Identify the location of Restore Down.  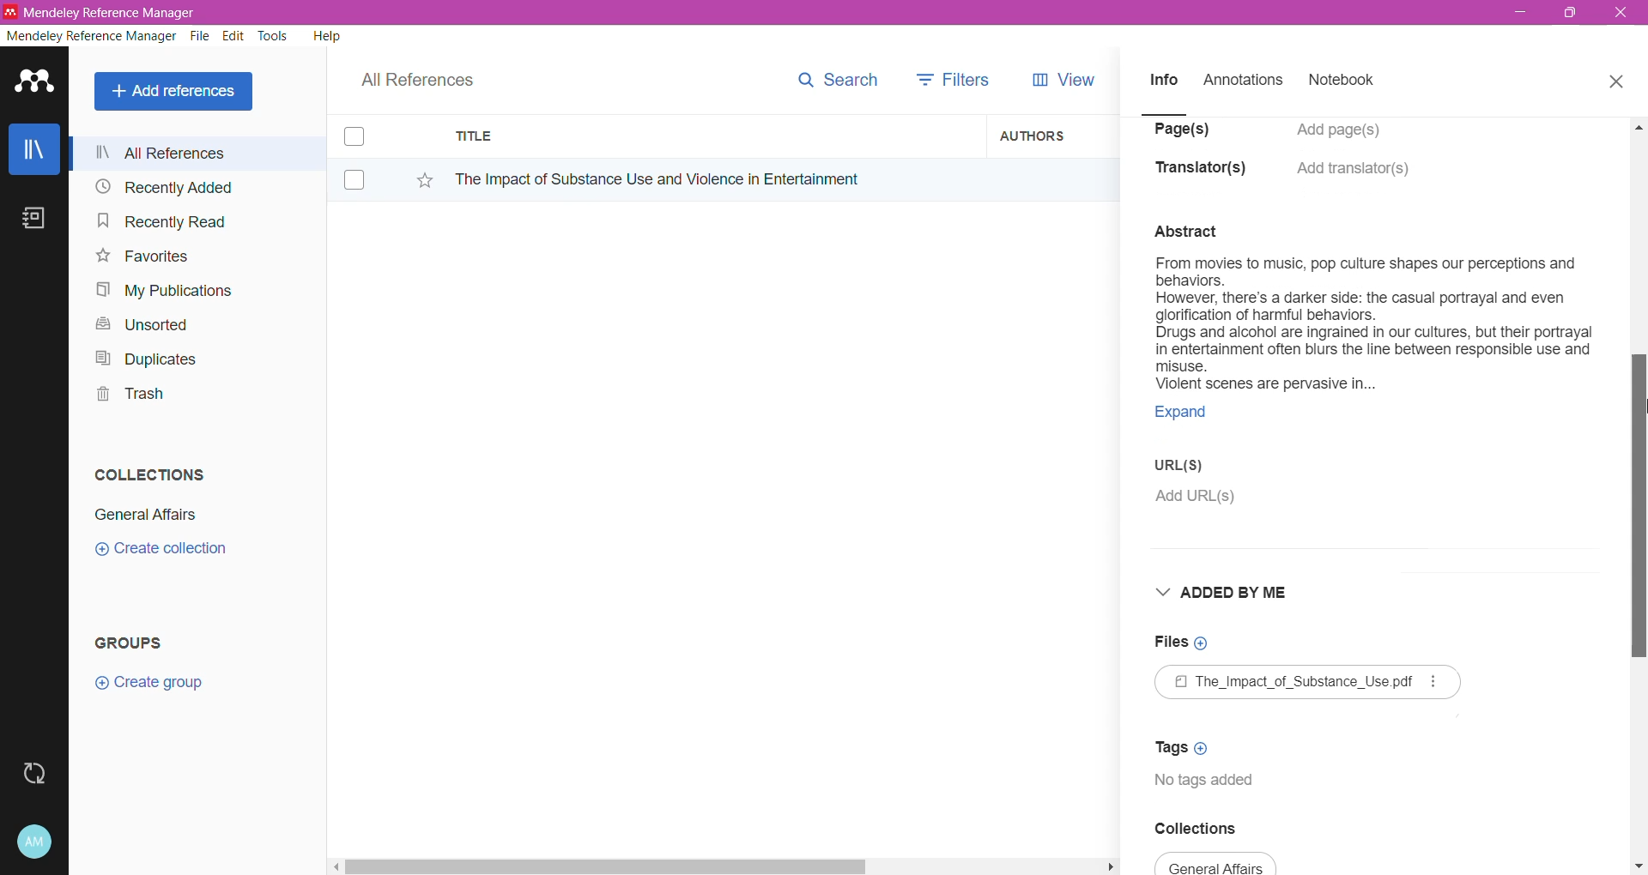
(1572, 14).